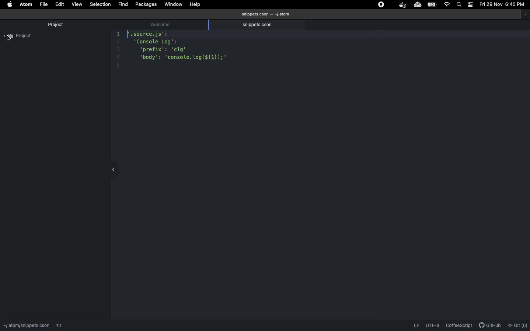 This screenshot has height=331, width=530. What do you see at coordinates (525, 14) in the screenshot?
I see `Window` at bounding box center [525, 14].